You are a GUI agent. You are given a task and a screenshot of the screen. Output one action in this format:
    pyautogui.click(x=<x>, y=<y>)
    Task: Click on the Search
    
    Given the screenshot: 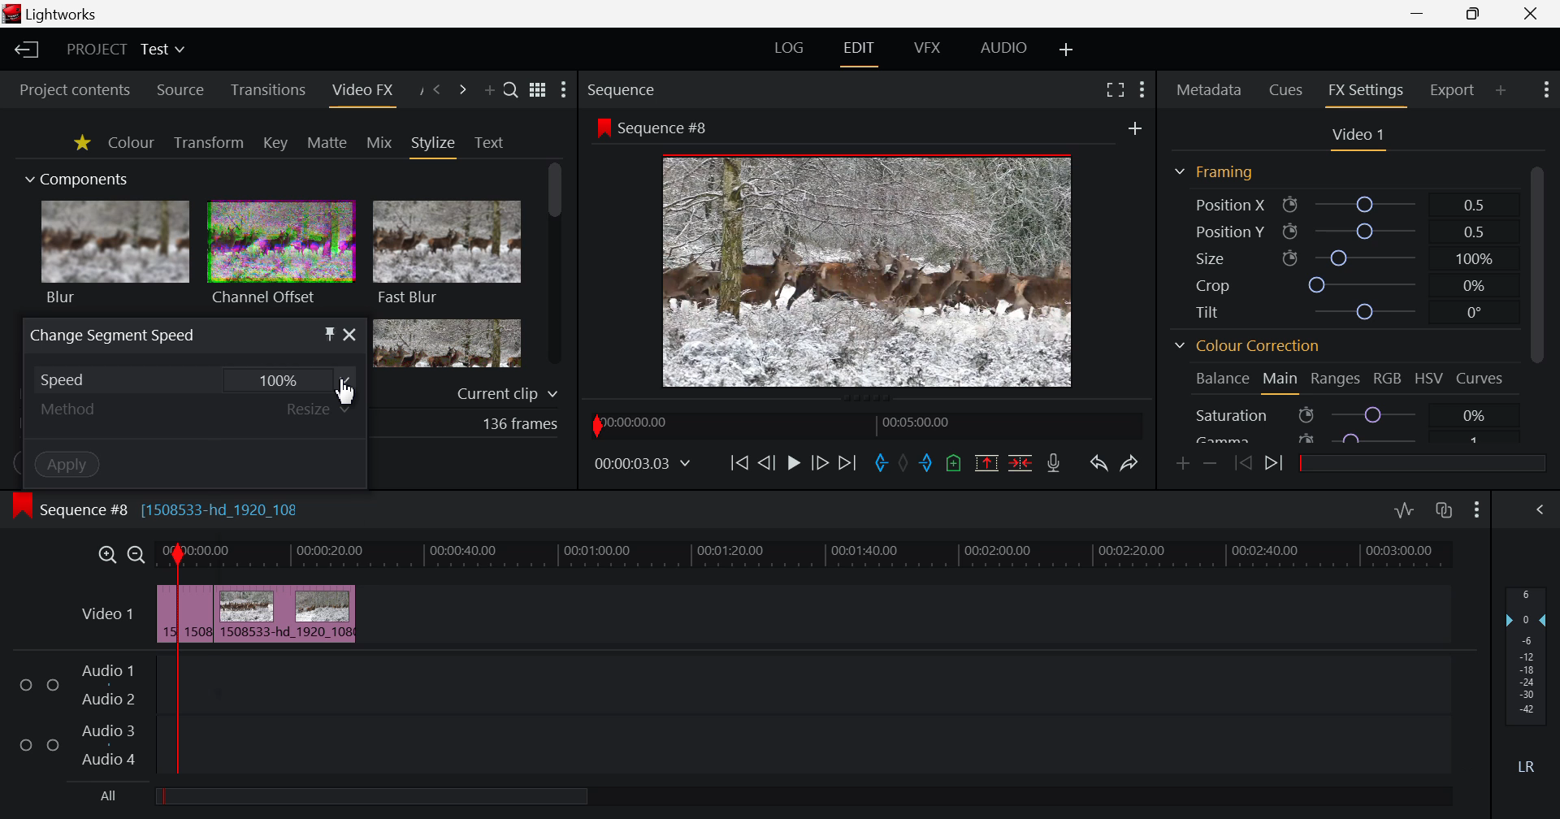 What is the action you would take?
    pyautogui.click(x=512, y=91)
    